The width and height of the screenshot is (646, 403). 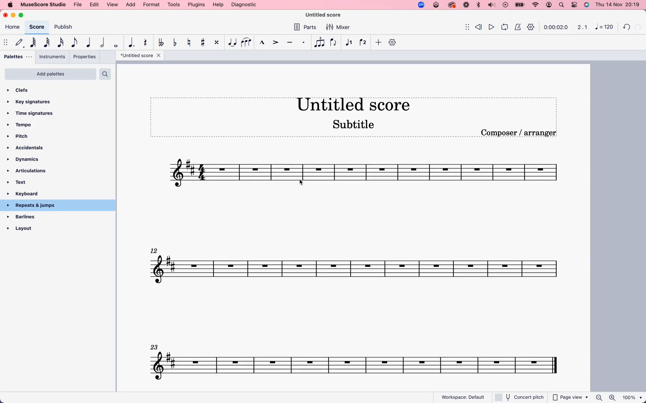 What do you see at coordinates (520, 133) in the screenshot?
I see `composer / arranger` at bounding box center [520, 133].